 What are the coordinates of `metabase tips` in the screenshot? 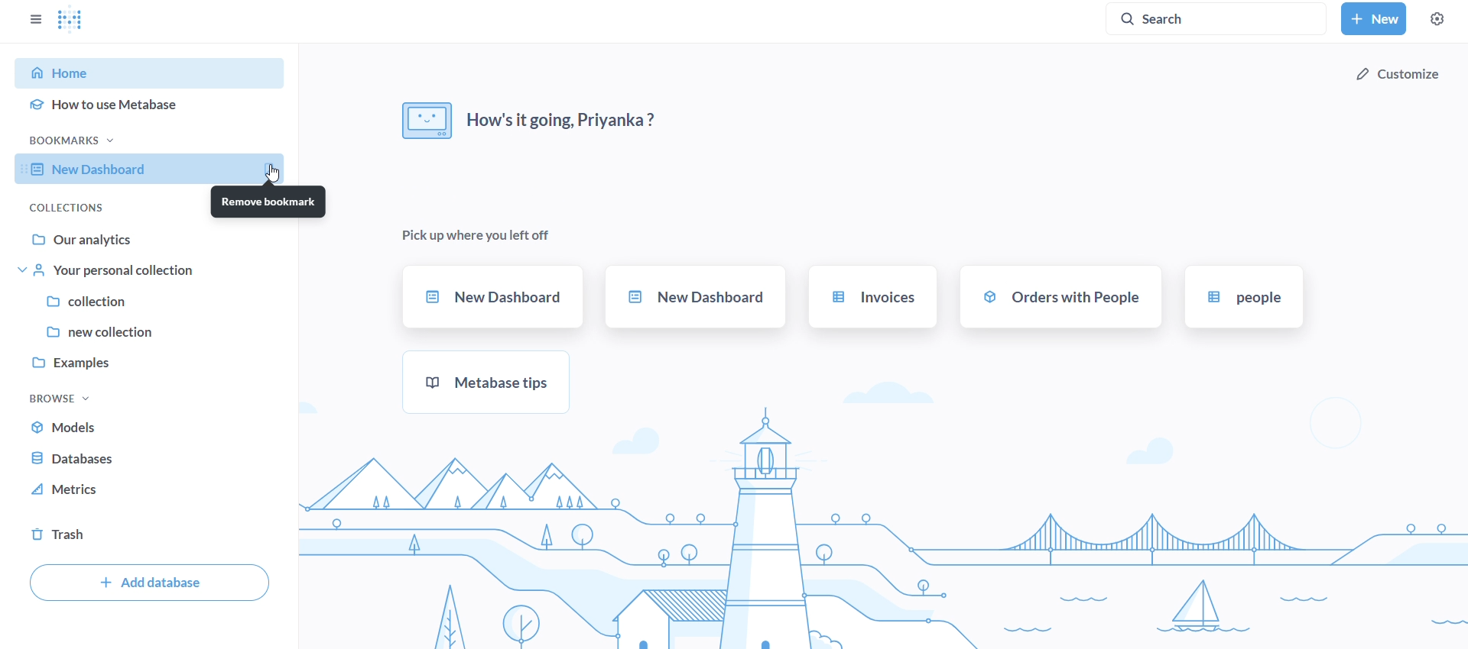 It's located at (491, 382).